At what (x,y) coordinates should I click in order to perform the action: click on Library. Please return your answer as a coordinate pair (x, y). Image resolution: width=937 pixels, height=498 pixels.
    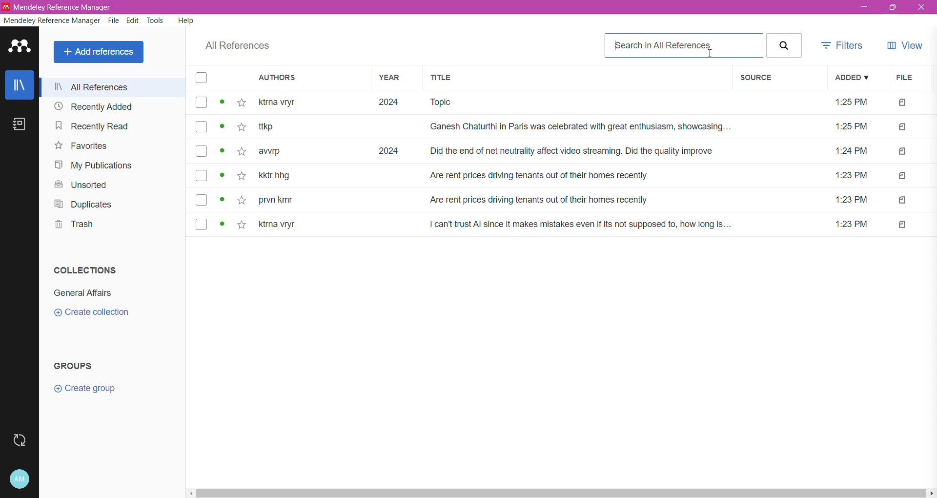
    Looking at the image, I should click on (20, 86).